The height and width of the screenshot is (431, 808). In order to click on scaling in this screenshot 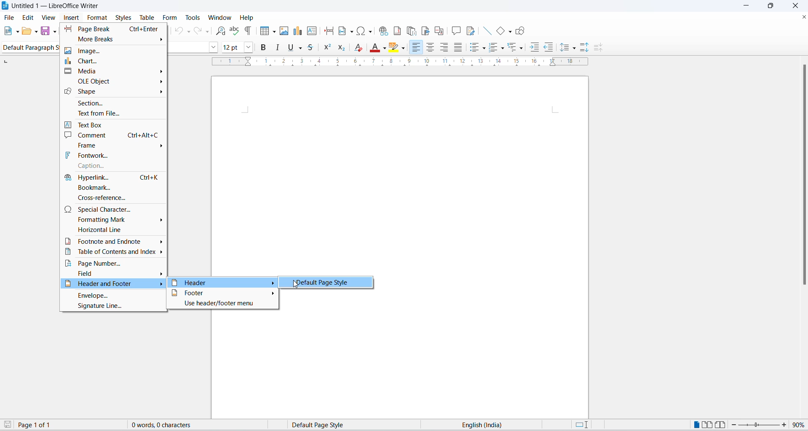, I will do `click(404, 65)`.